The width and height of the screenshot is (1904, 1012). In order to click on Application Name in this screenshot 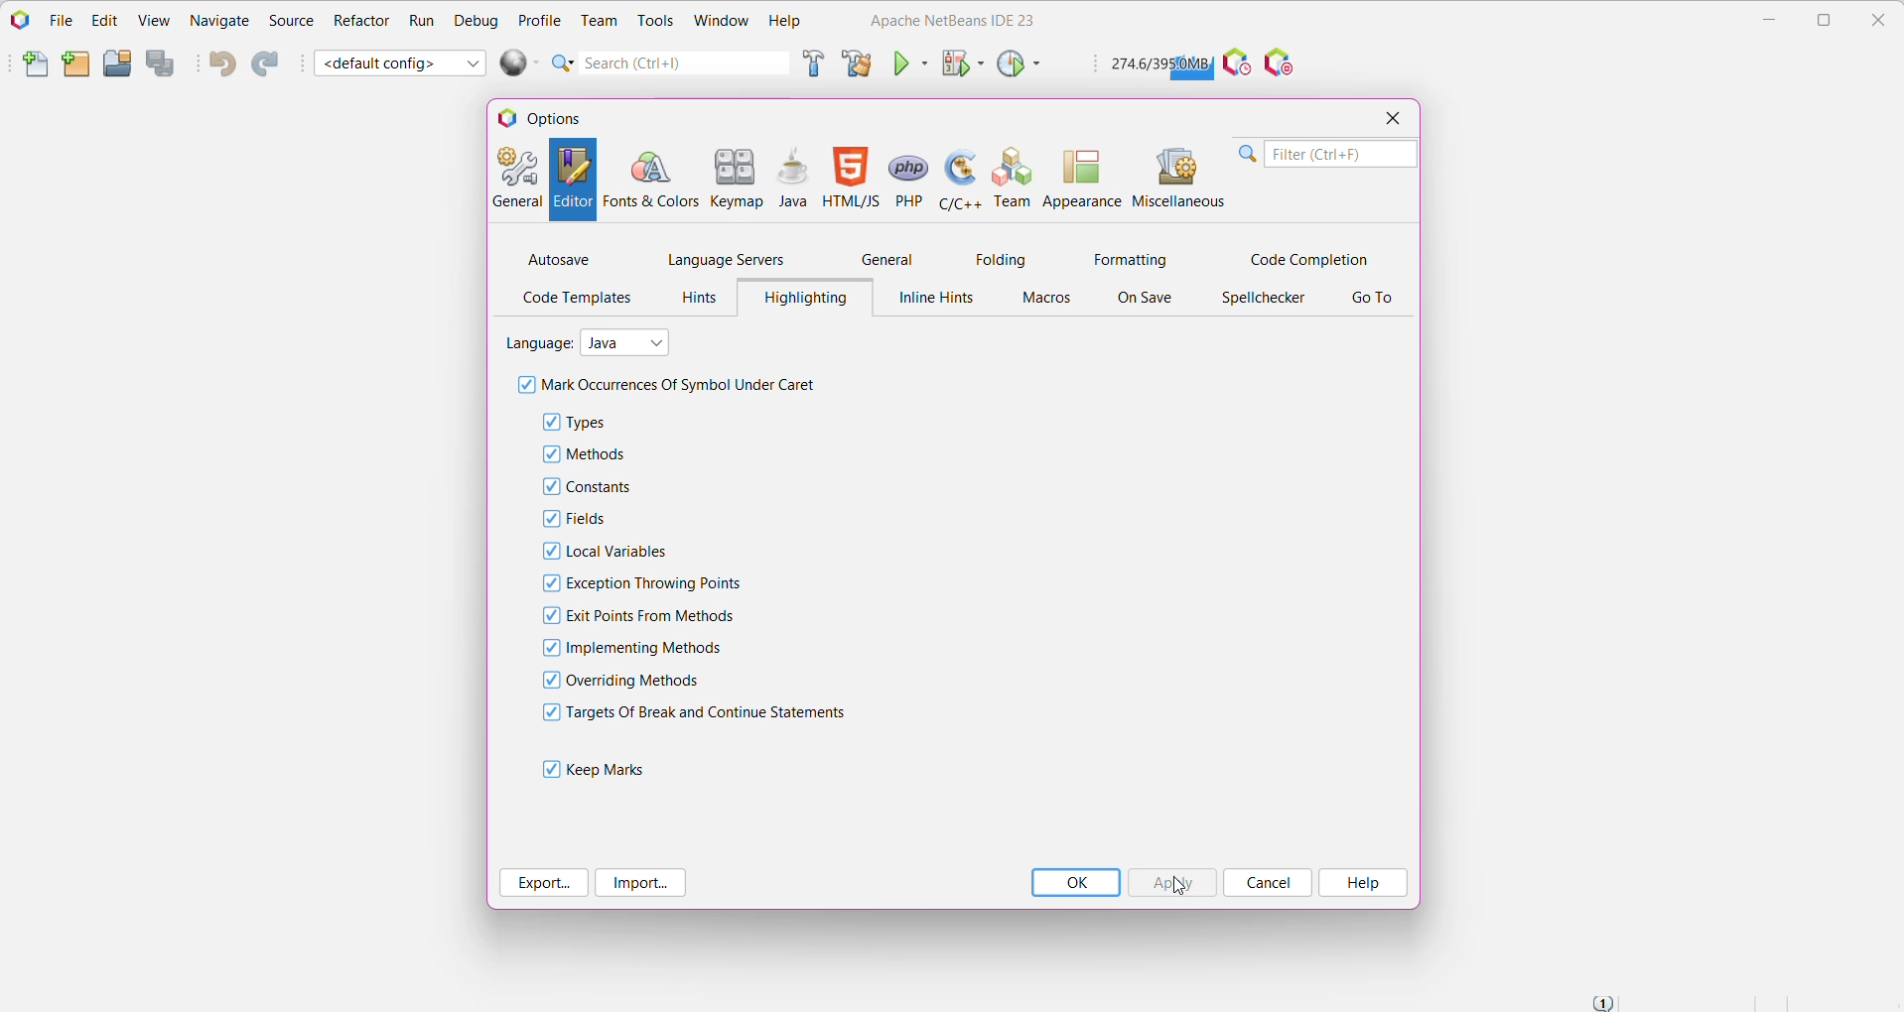, I will do `click(946, 21)`.